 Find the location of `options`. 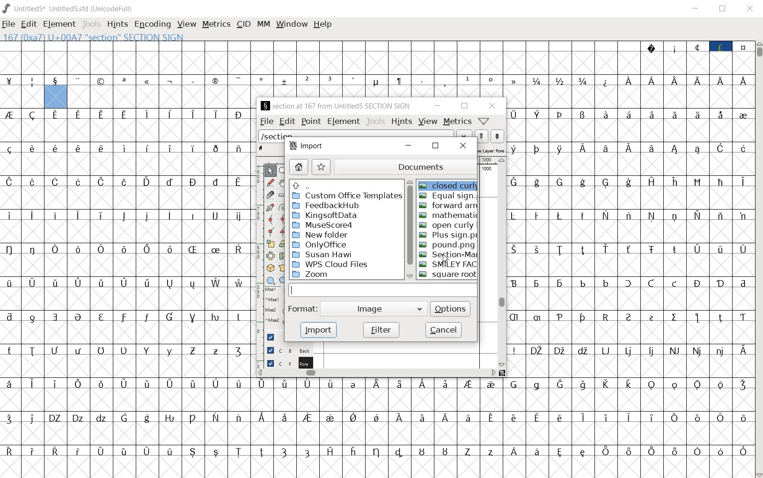

options is located at coordinates (451, 308).